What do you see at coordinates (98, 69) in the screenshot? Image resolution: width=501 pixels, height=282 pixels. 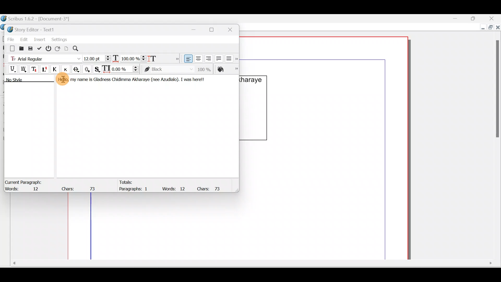 I see `Shadowed text` at bounding box center [98, 69].